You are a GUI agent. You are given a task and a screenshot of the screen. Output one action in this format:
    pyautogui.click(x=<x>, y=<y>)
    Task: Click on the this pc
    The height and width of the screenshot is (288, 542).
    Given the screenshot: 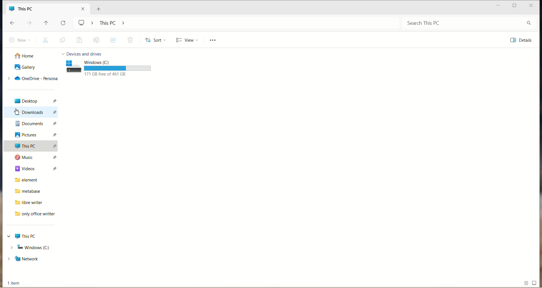 What is the action you would take?
    pyautogui.click(x=31, y=147)
    